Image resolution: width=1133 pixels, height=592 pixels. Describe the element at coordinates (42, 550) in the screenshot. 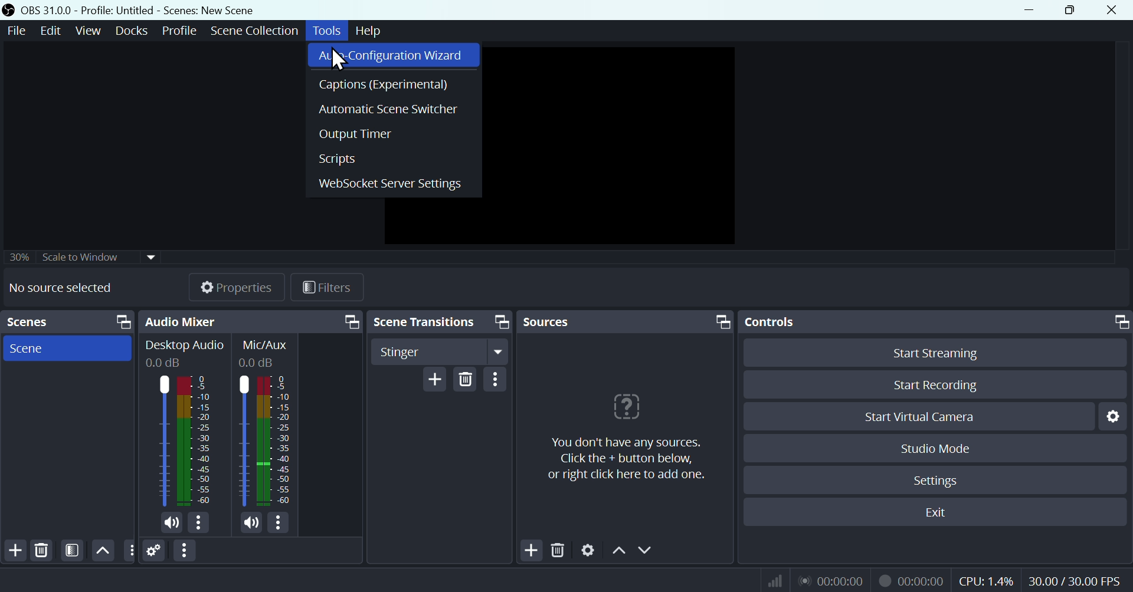

I see `Delete` at that location.